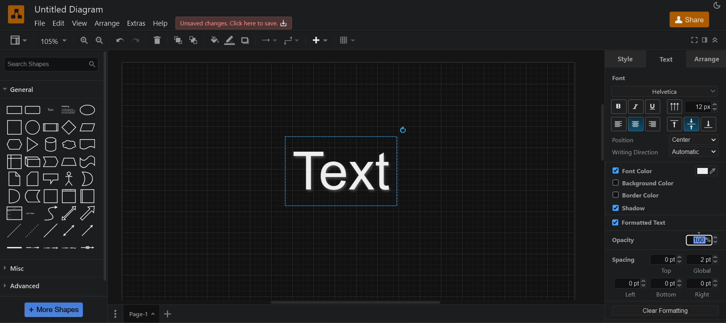  What do you see at coordinates (69, 145) in the screenshot?
I see `cloud` at bounding box center [69, 145].